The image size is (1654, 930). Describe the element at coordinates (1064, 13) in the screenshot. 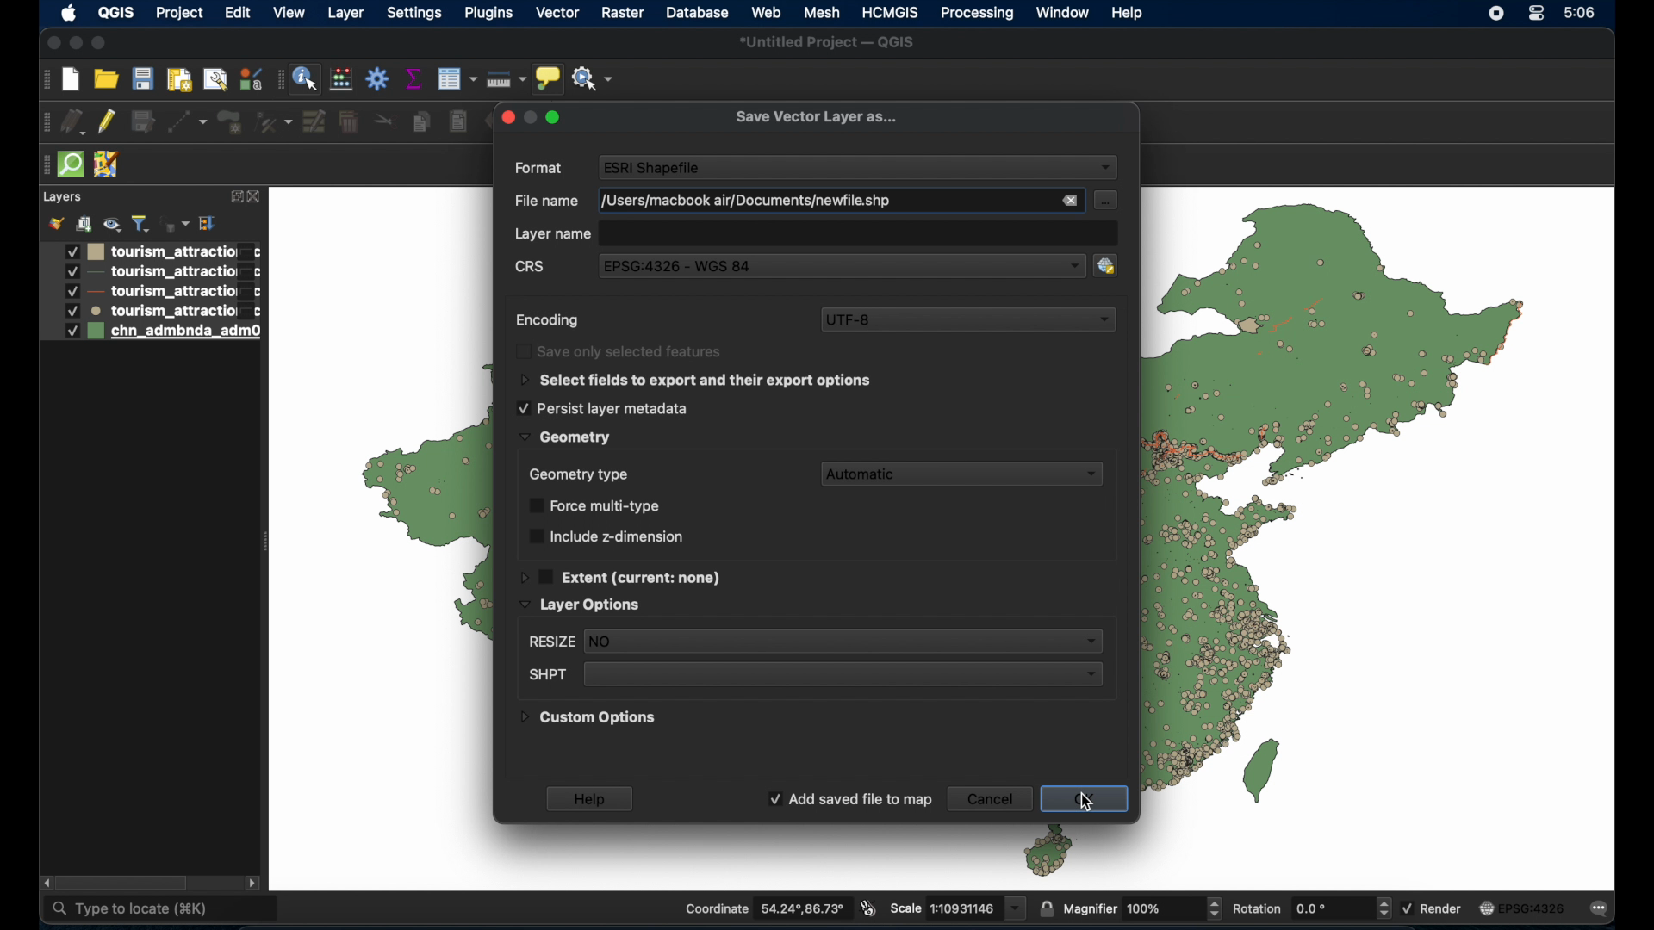

I see `window` at that location.